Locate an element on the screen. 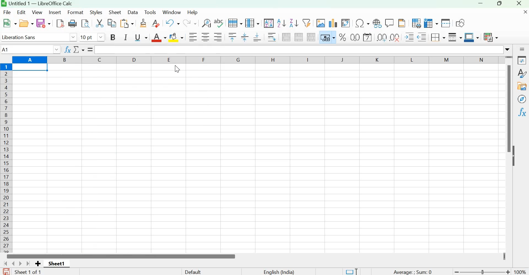 This screenshot has width=529, height=275. Functions is located at coordinates (523, 112).